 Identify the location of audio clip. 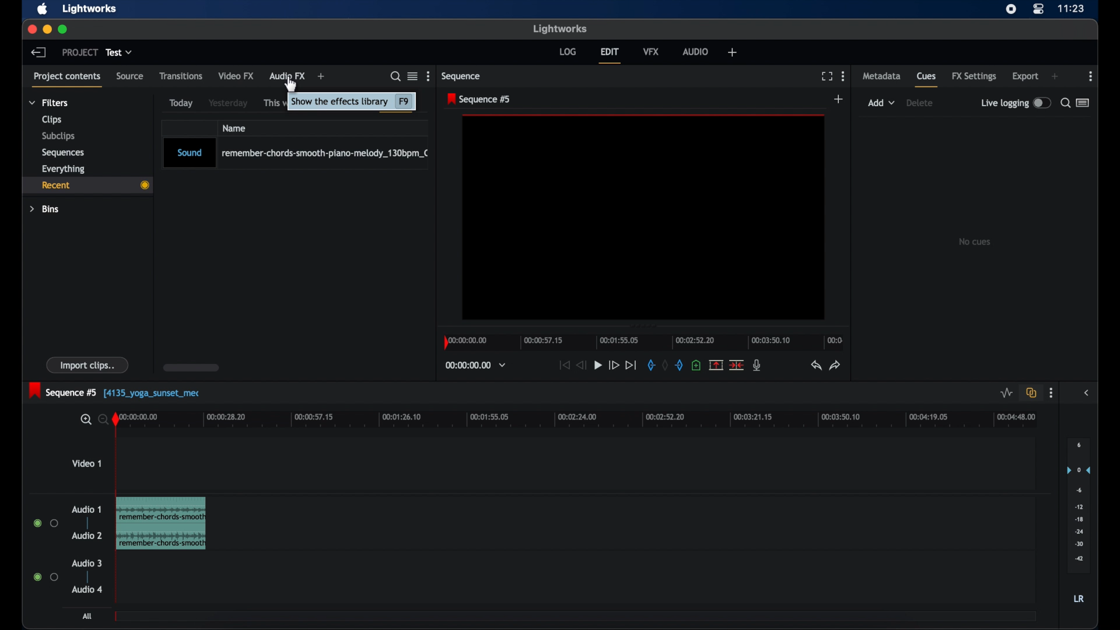
(295, 153).